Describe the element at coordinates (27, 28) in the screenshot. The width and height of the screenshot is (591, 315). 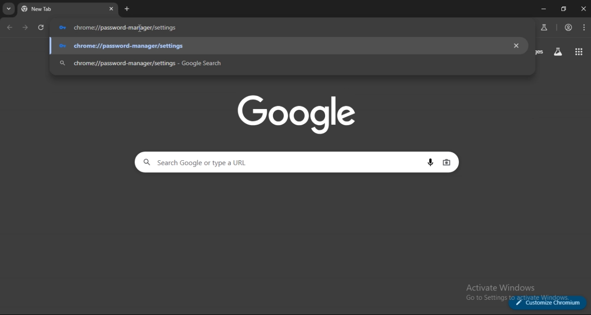
I see `go forward one page` at that location.